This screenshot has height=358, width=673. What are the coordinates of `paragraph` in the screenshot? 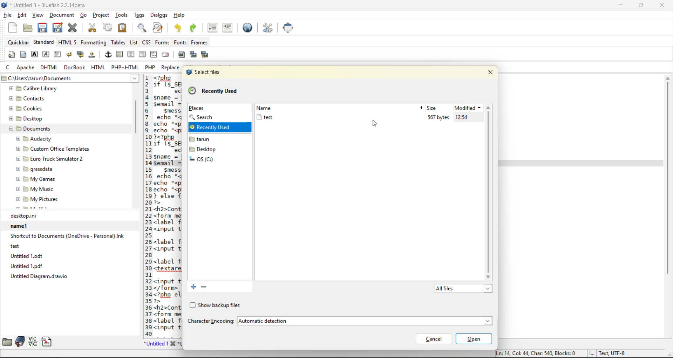 It's located at (58, 54).